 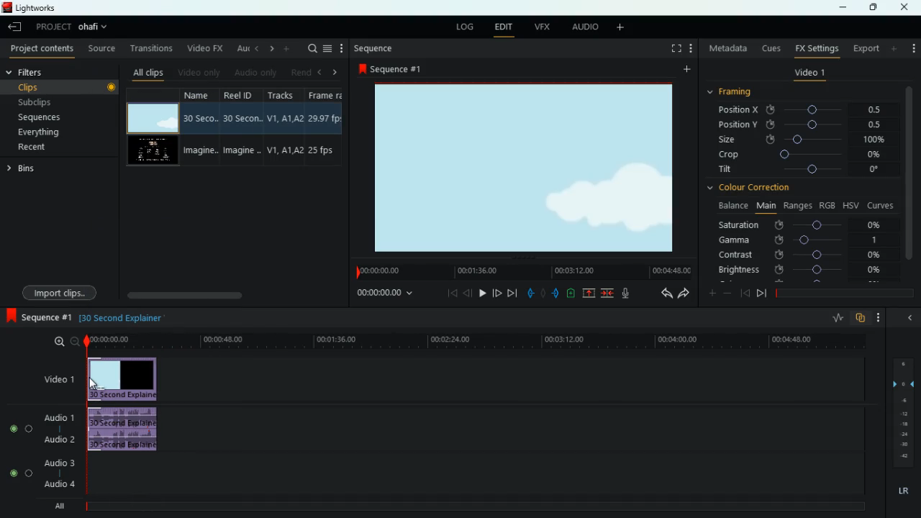 What do you see at coordinates (584, 28) in the screenshot?
I see `audio` at bounding box center [584, 28].